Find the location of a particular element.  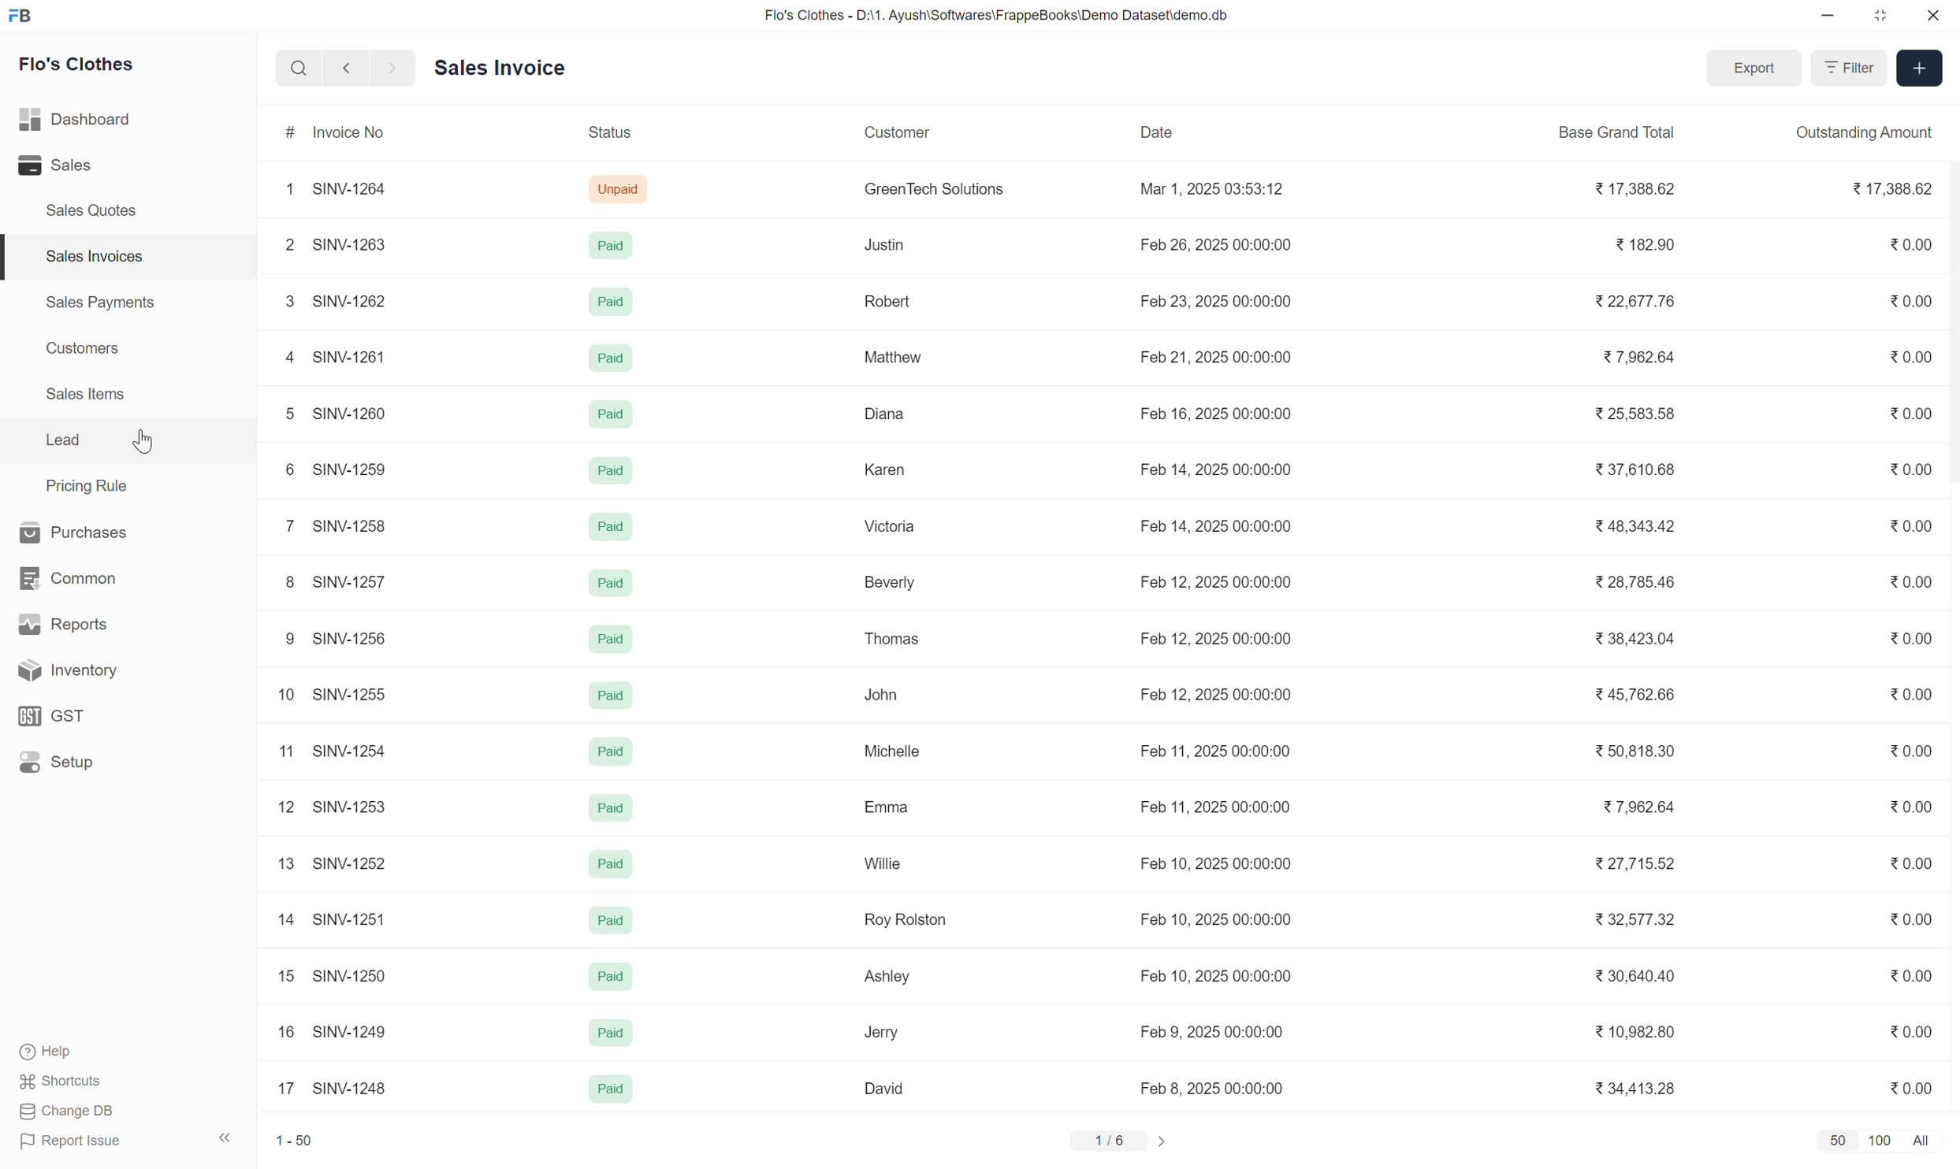

SINV-1263 is located at coordinates (357, 245).